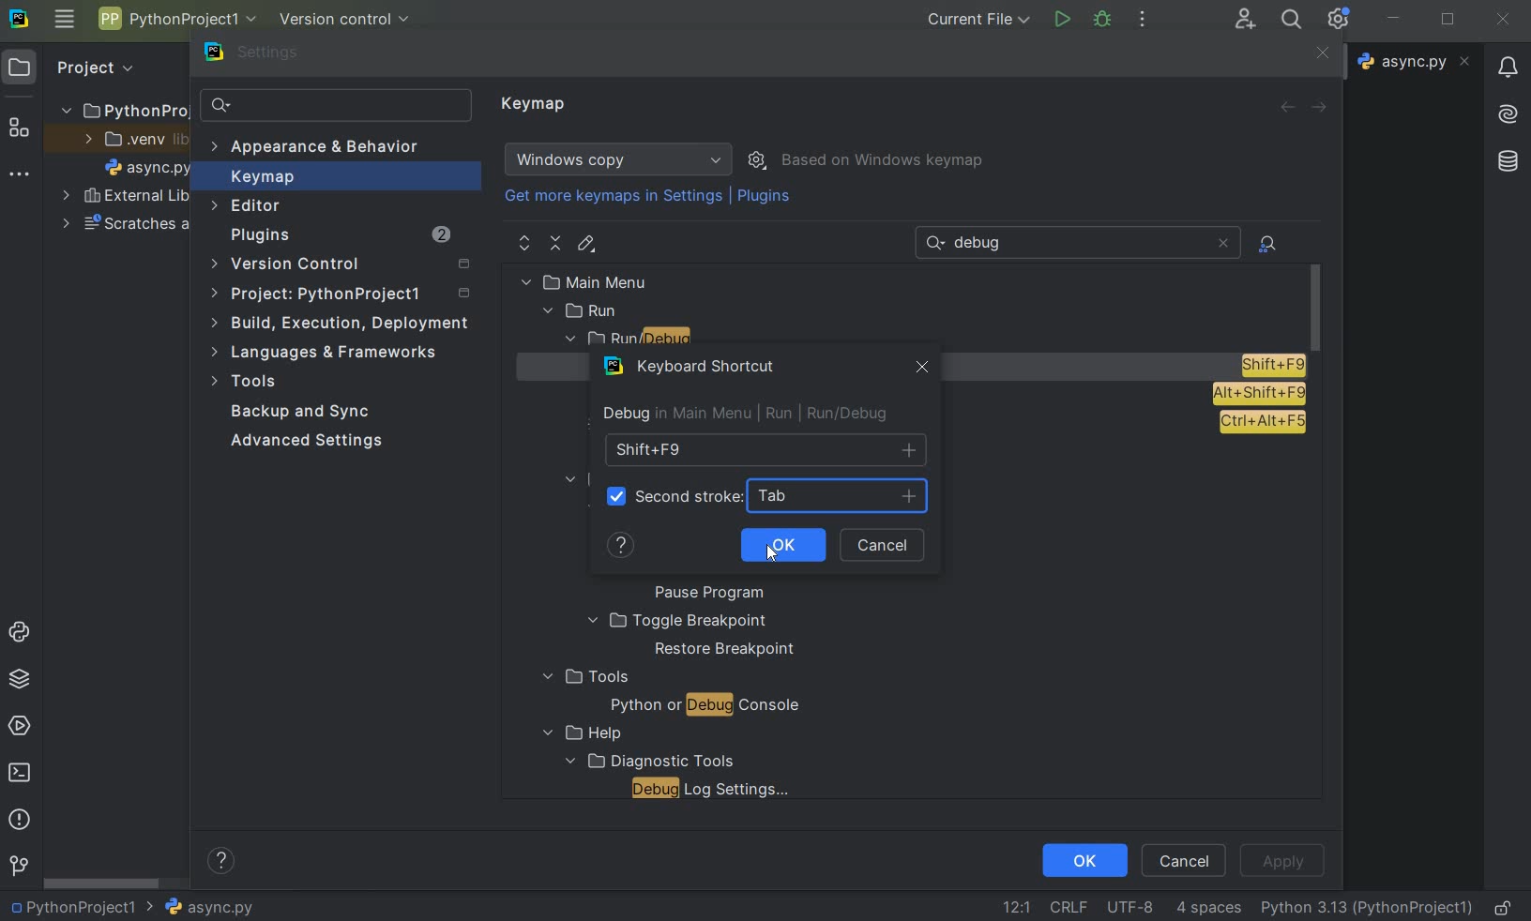 This screenshot has height=921, width=1531. Describe the element at coordinates (1394, 18) in the screenshot. I see `minimize` at that location.